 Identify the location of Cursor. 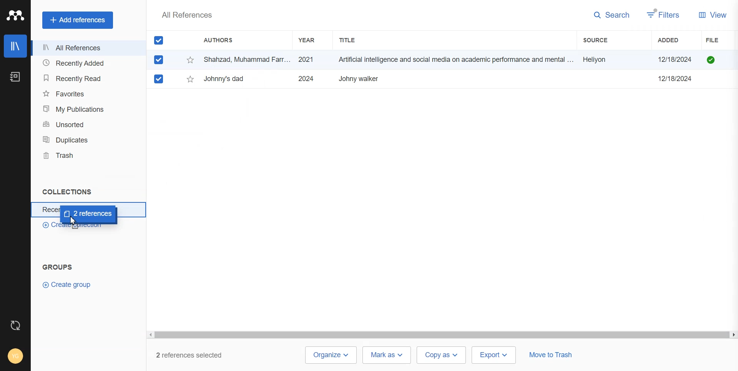
(75, 221).